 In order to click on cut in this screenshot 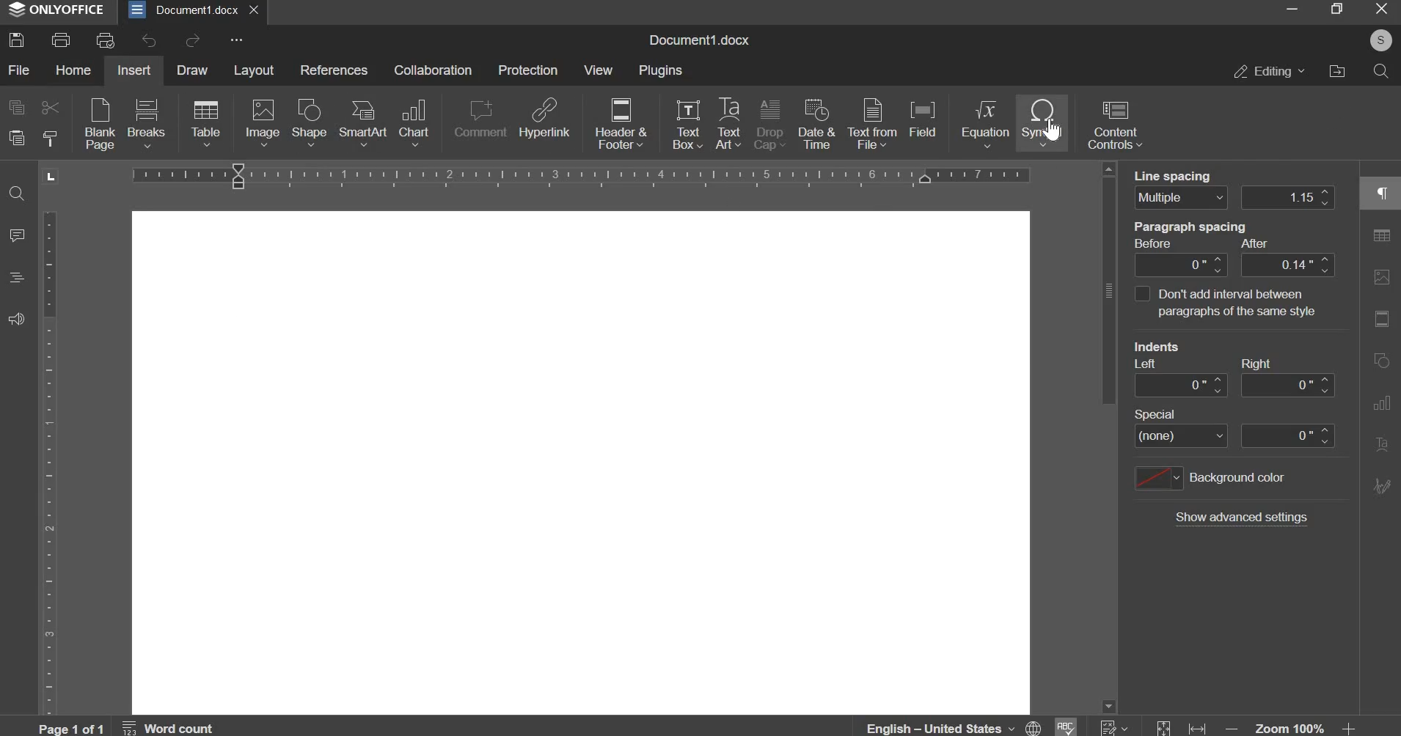, I will do `click(52, 108)`.